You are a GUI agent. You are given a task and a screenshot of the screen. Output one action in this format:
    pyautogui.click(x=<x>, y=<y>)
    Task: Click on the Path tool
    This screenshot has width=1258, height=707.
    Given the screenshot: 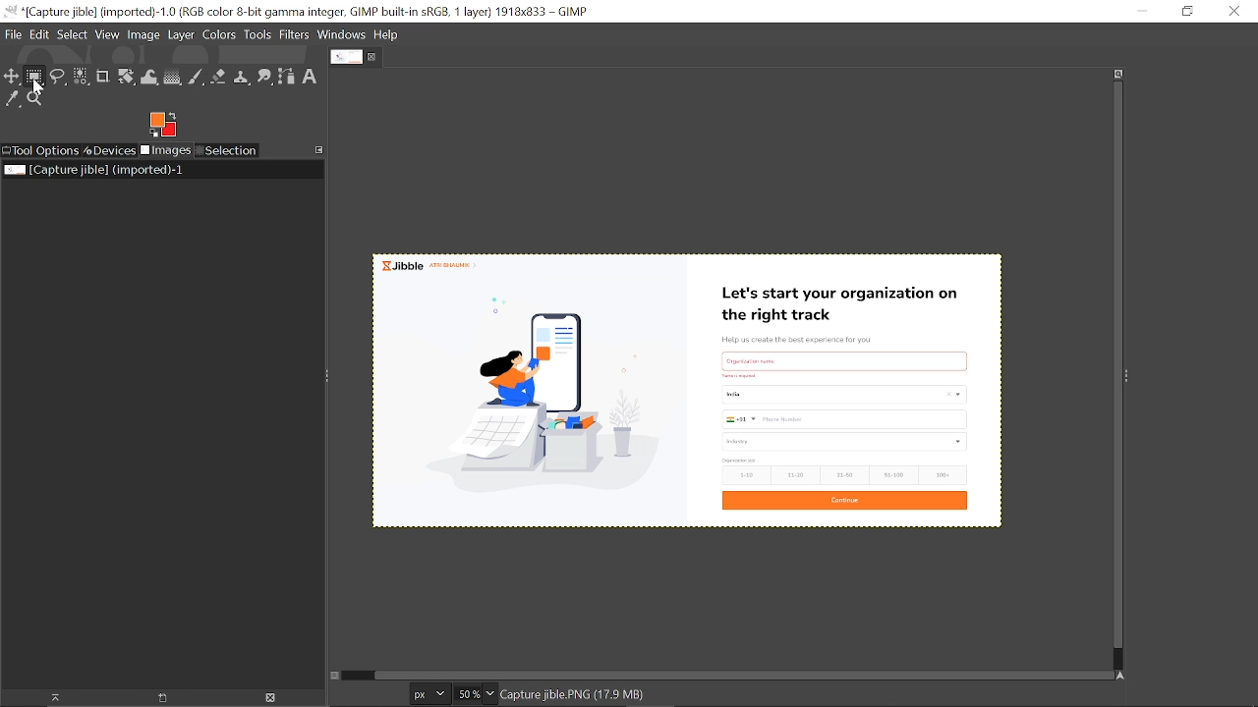 What is the action you would take?
    pyautogui.click(x=288, y=77)
    